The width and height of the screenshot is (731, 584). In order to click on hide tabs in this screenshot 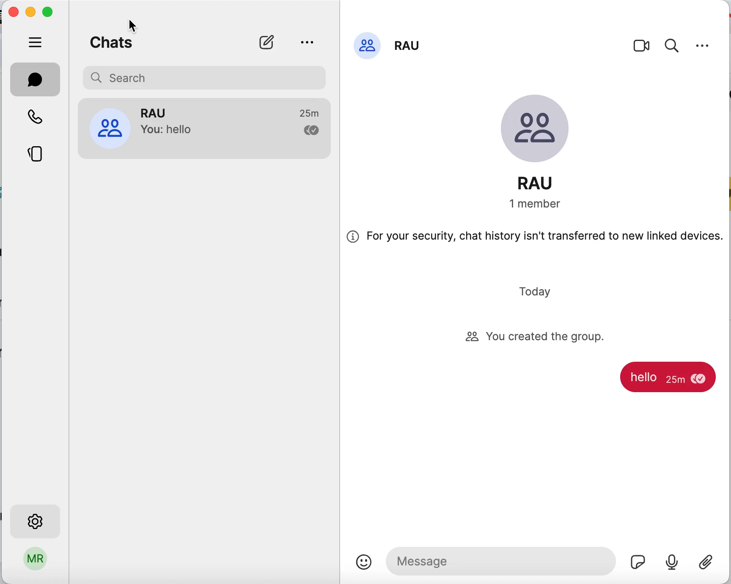, I will do `click(36, 42)`.